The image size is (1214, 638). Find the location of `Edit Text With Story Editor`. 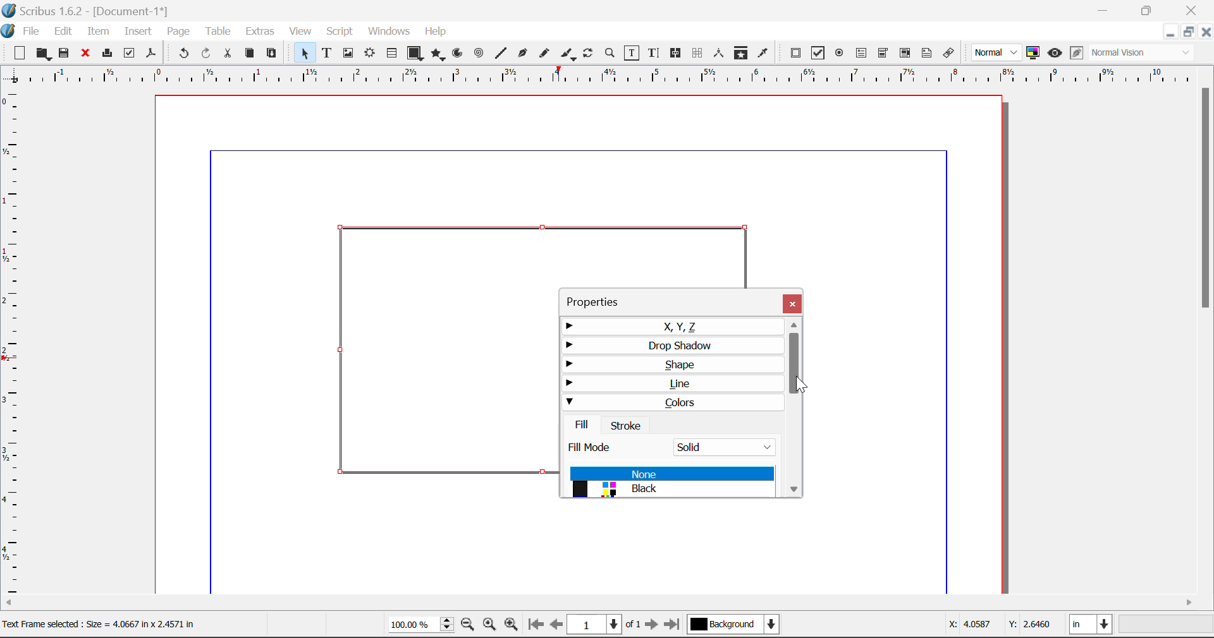

Edit Text With Story Editor is located at coordinates (653, 54).